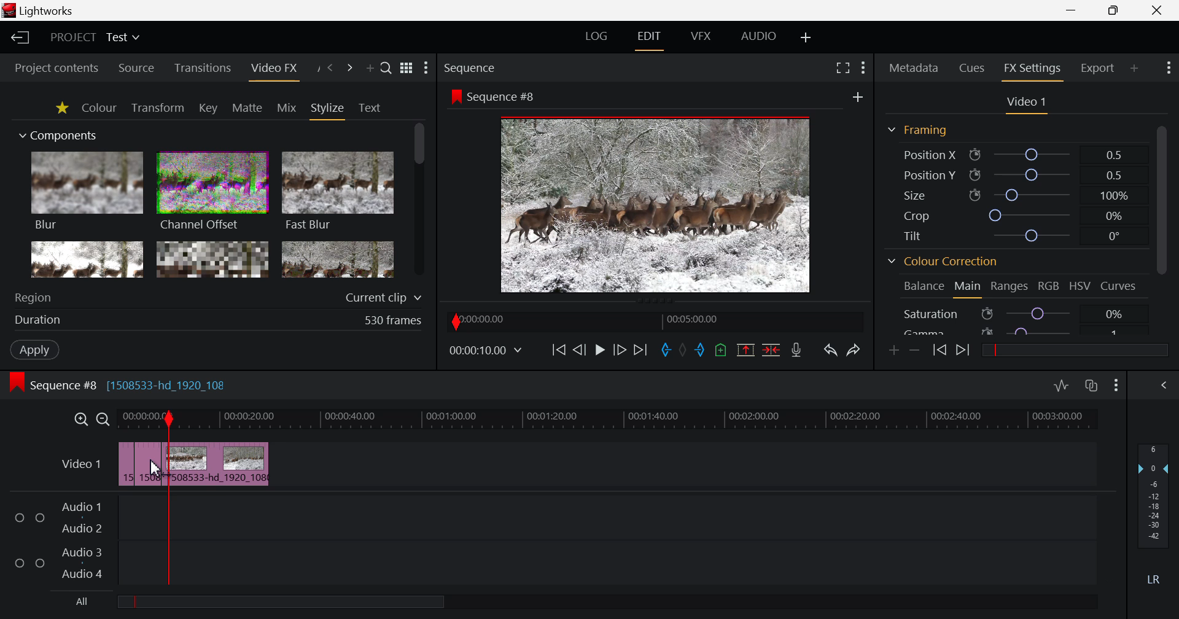 Image resolution: width=1179 pixels, height=619 pixels. I want to click on cursor, so click(156, 468).